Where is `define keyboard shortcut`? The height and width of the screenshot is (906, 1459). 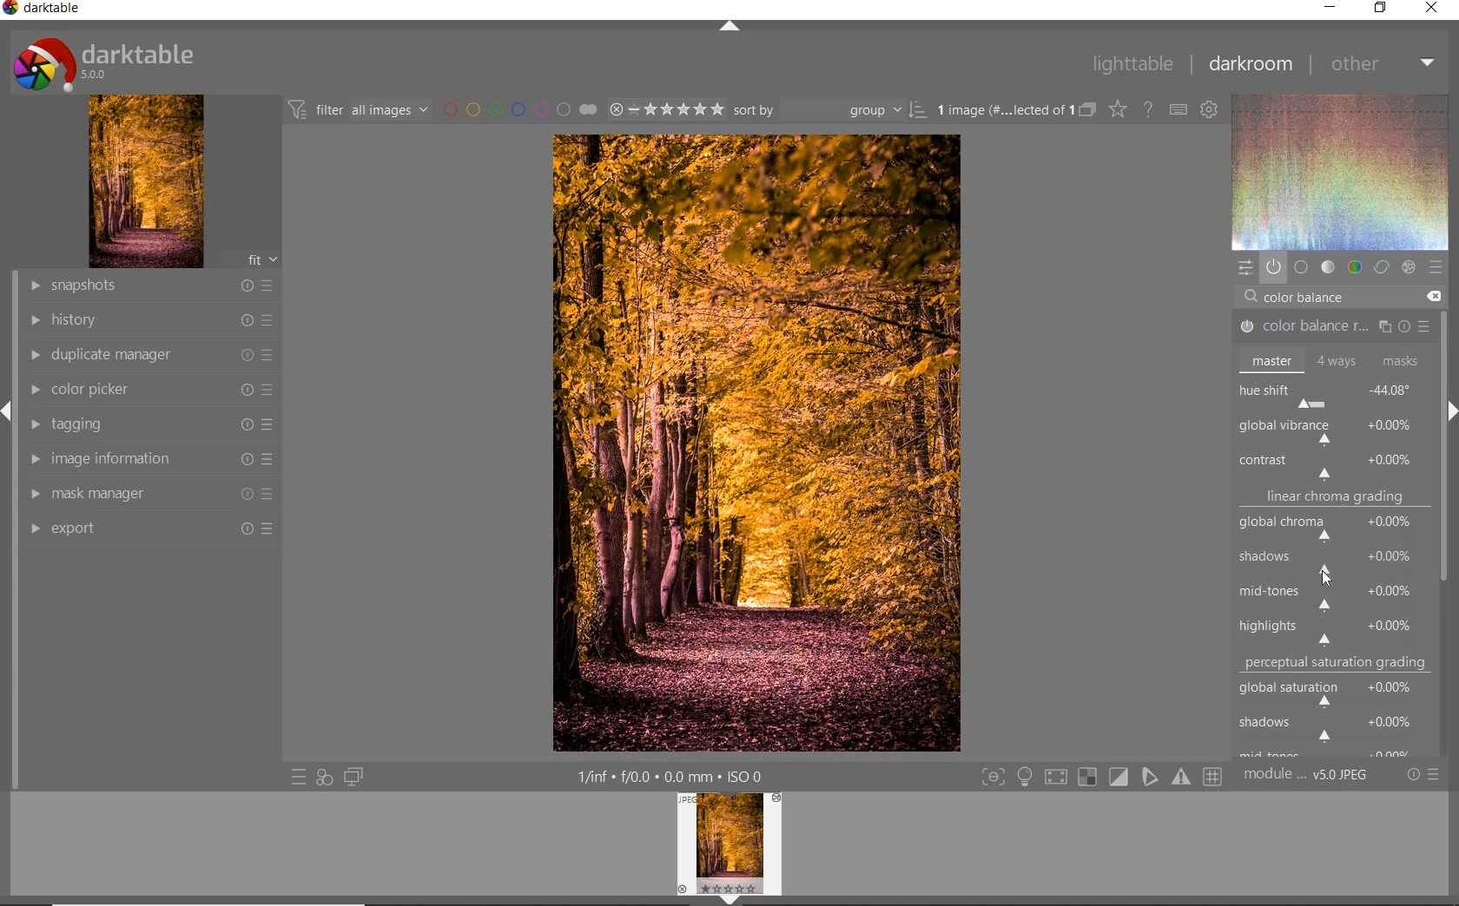 define keyboard shortcut is located at coordinates (1178, 110).